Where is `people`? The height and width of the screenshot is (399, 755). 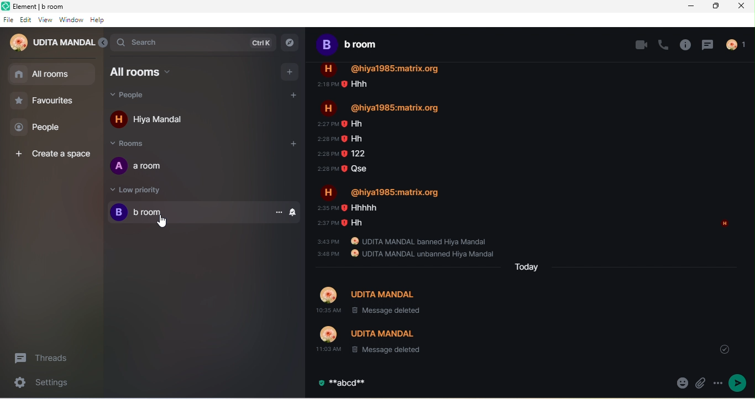 people is located at coordinates (140, 96).